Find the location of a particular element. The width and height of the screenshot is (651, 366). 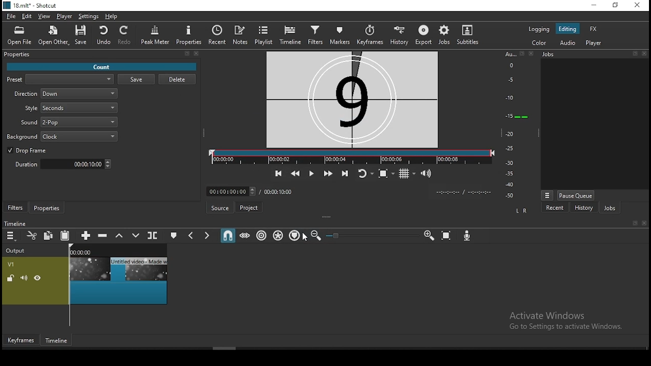

toggle zoom is located at coordinates (384, 174).